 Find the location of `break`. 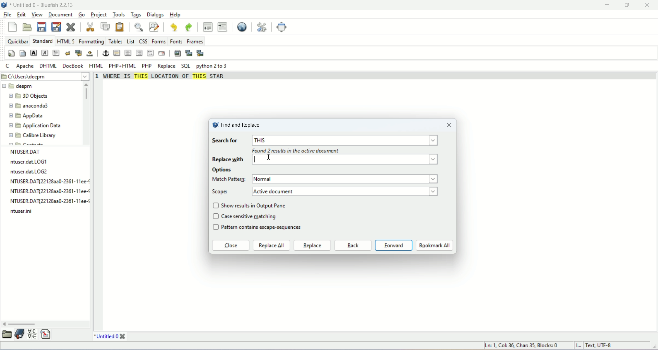

break is located at coordinates (68, 53).